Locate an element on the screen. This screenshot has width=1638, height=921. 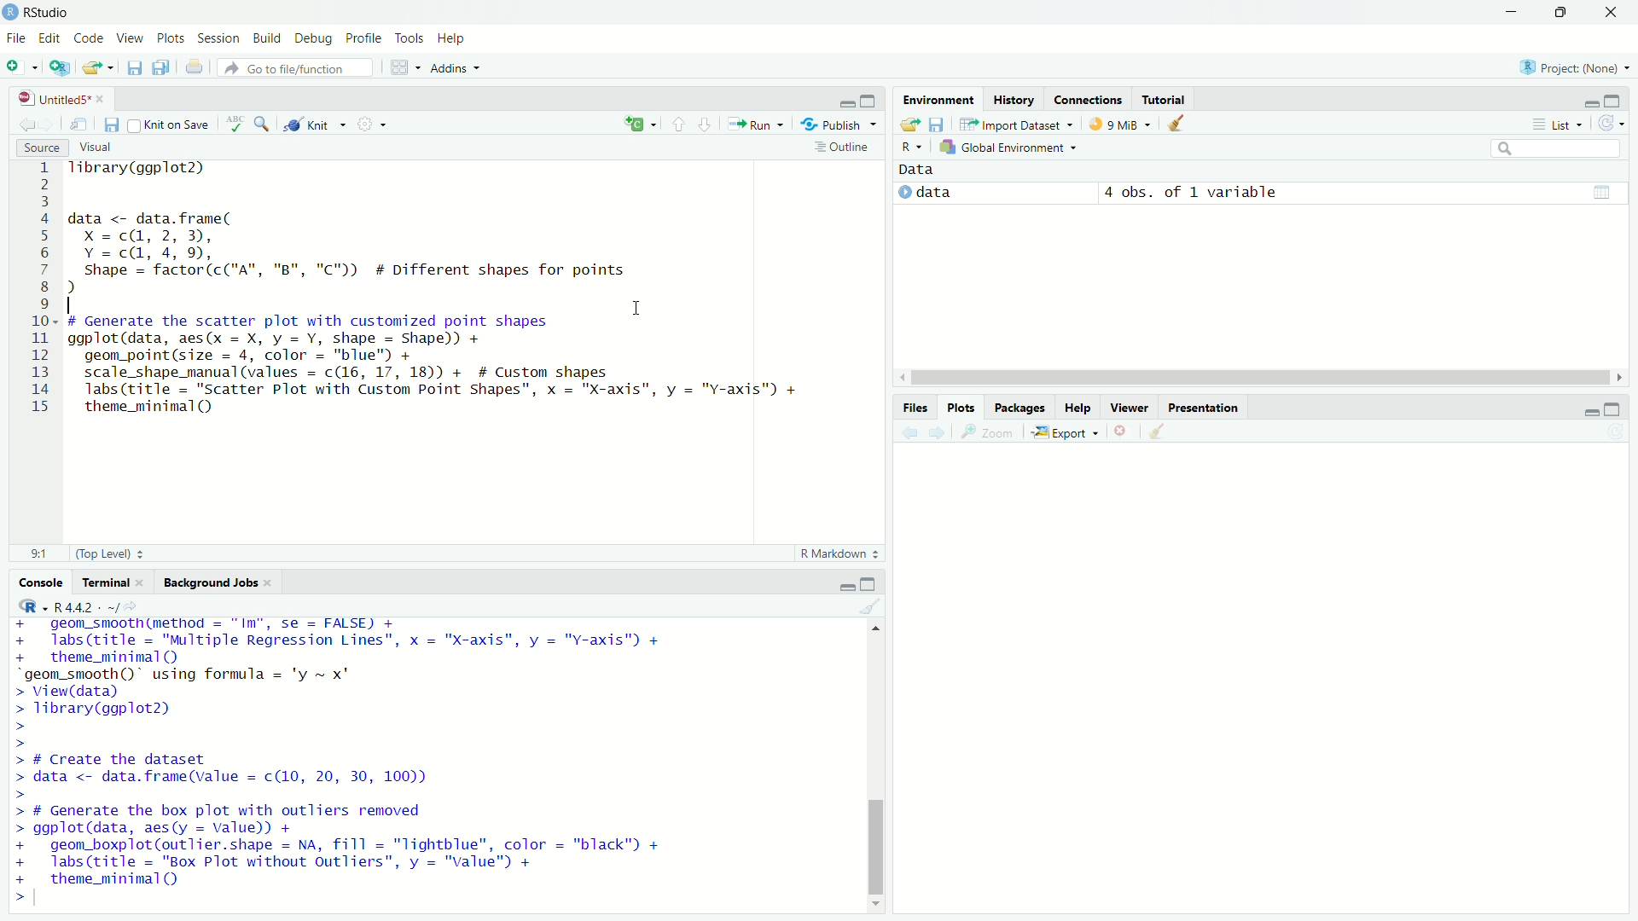
Help is located at coordinates (451, 38).